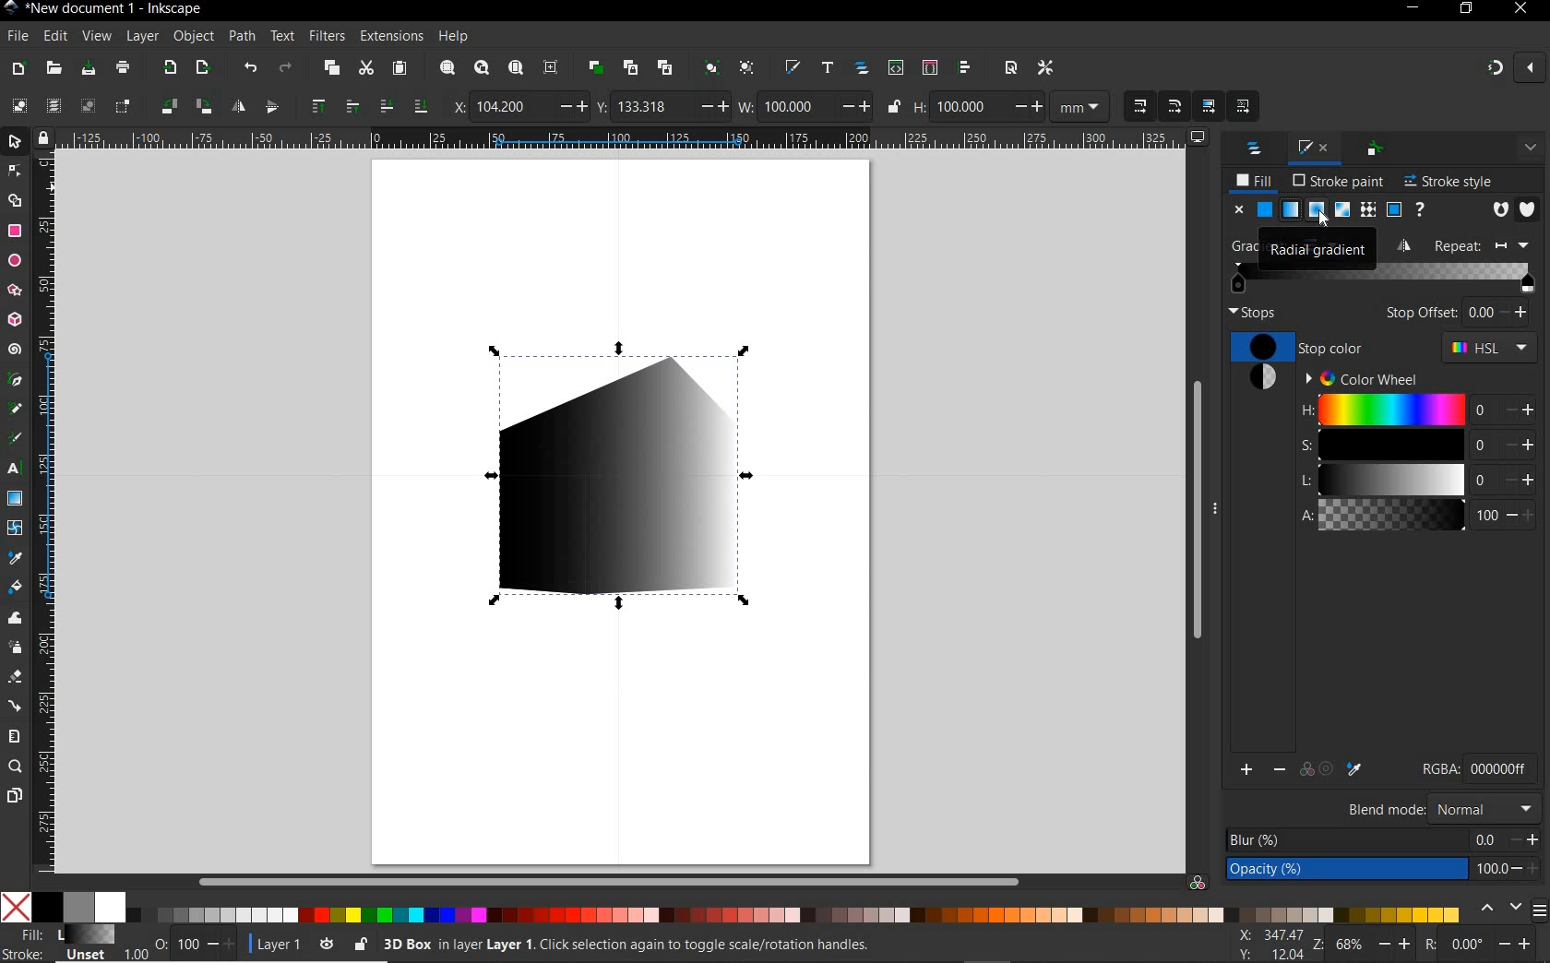  Describe the element at coordinates (326, 34) in the screenshot. I see `FILTERS` at that location.